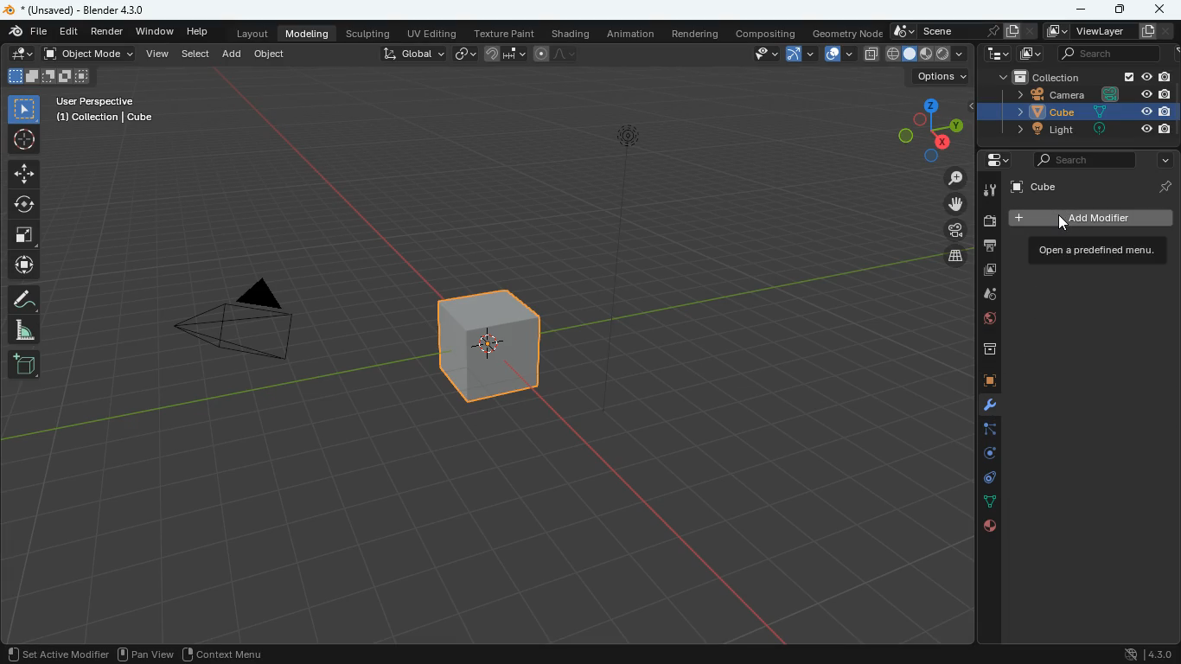  I want to click on tech, so click(995, 54).